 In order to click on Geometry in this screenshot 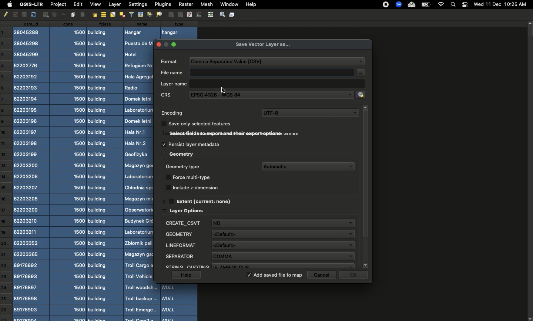, I will do `click(179, 153)`.